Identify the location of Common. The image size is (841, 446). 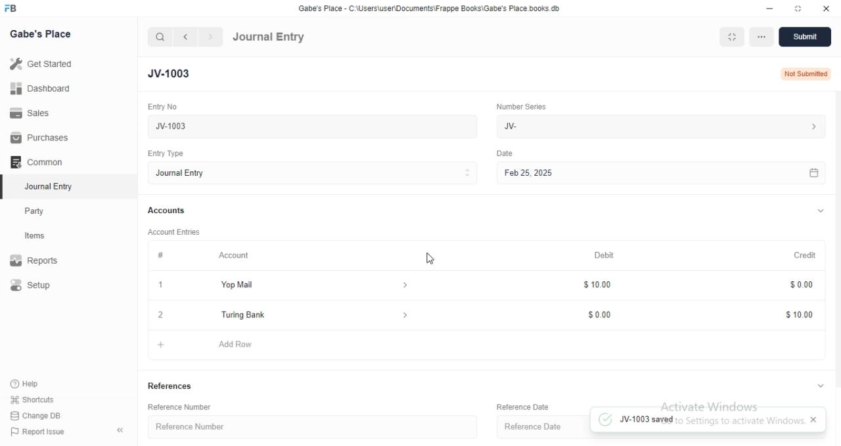
(39, 162).